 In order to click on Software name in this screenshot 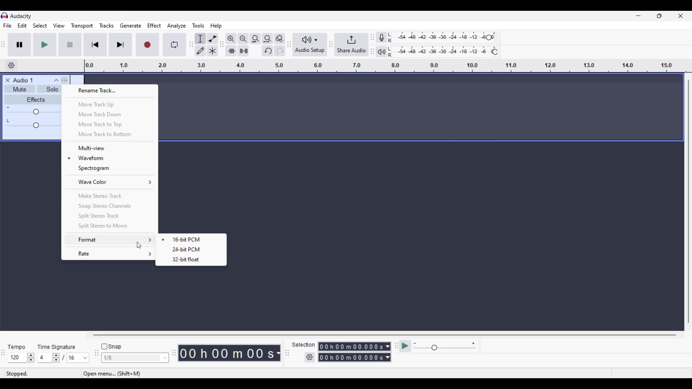, I will do `click(21, 16)`.